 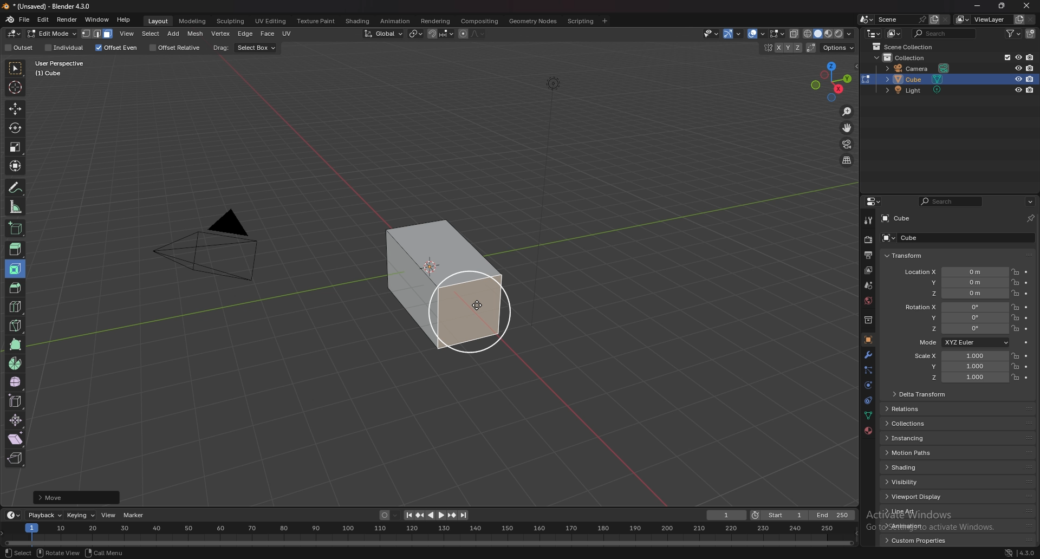 What do you see at coordinates (45, 516) in the screenshot?
I see `playback` at bounding box center [45, 516].